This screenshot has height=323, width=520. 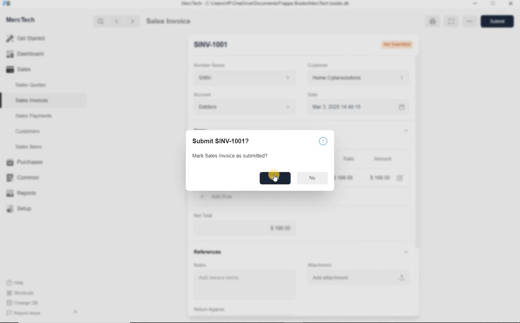 What do you see at coordinates (401, 108) in the screenshot?
I see `Calendar` at bounding box center [401, 108].